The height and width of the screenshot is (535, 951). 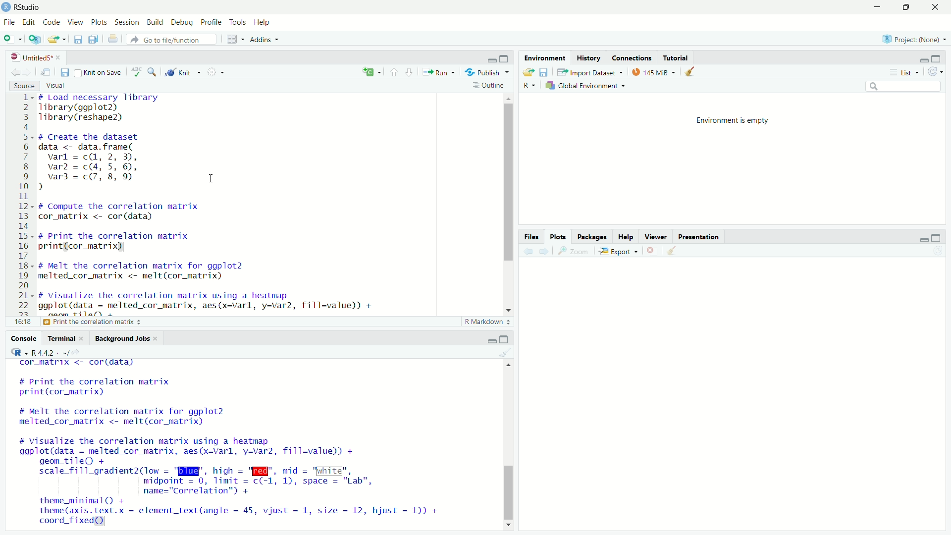 I want to click on maximize, so click(x=937, y=238).